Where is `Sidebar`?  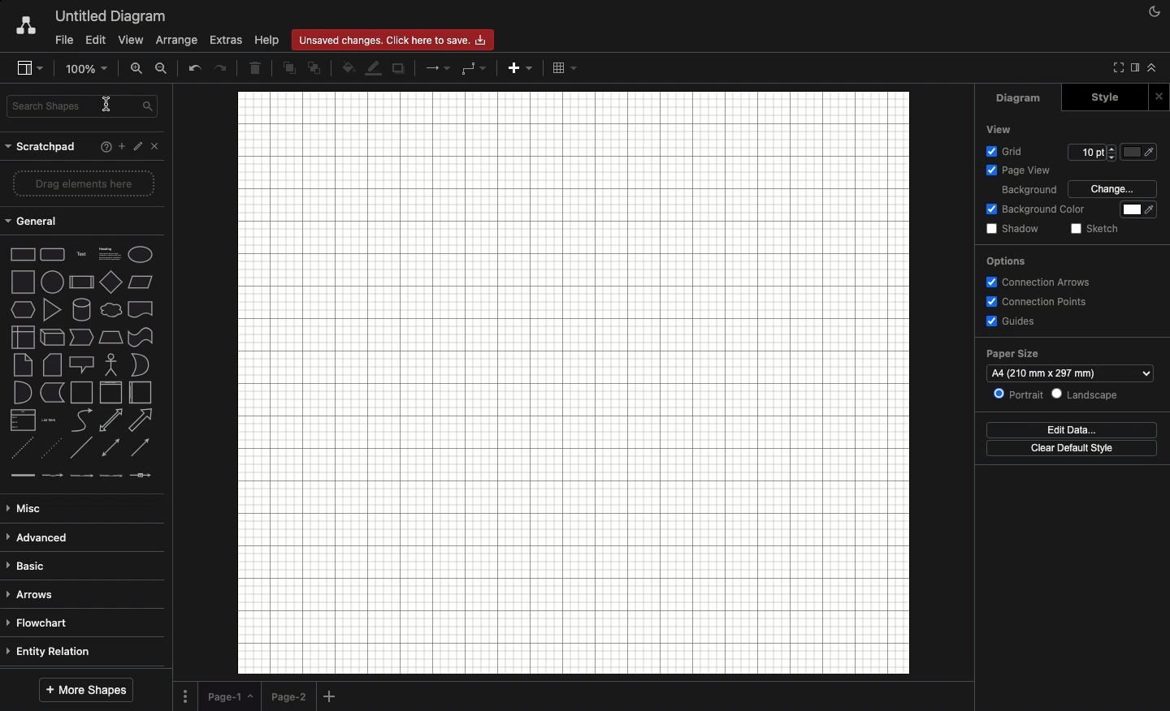
Sidebar is located at coordinates (1133, 68).